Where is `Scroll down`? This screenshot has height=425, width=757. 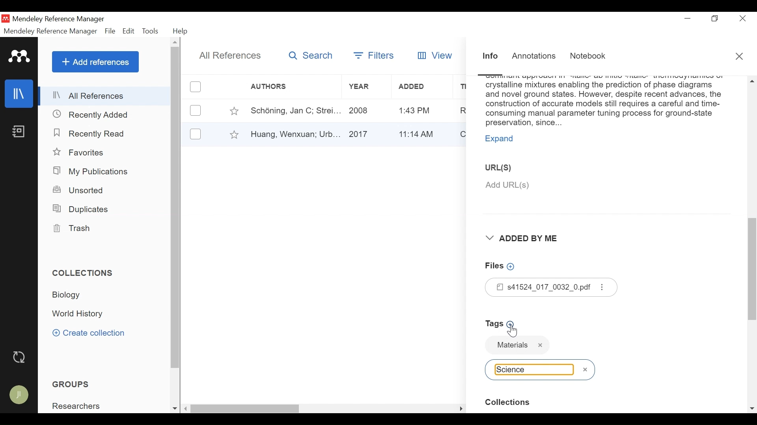 Scroll down is located at coordinates (752, 409).